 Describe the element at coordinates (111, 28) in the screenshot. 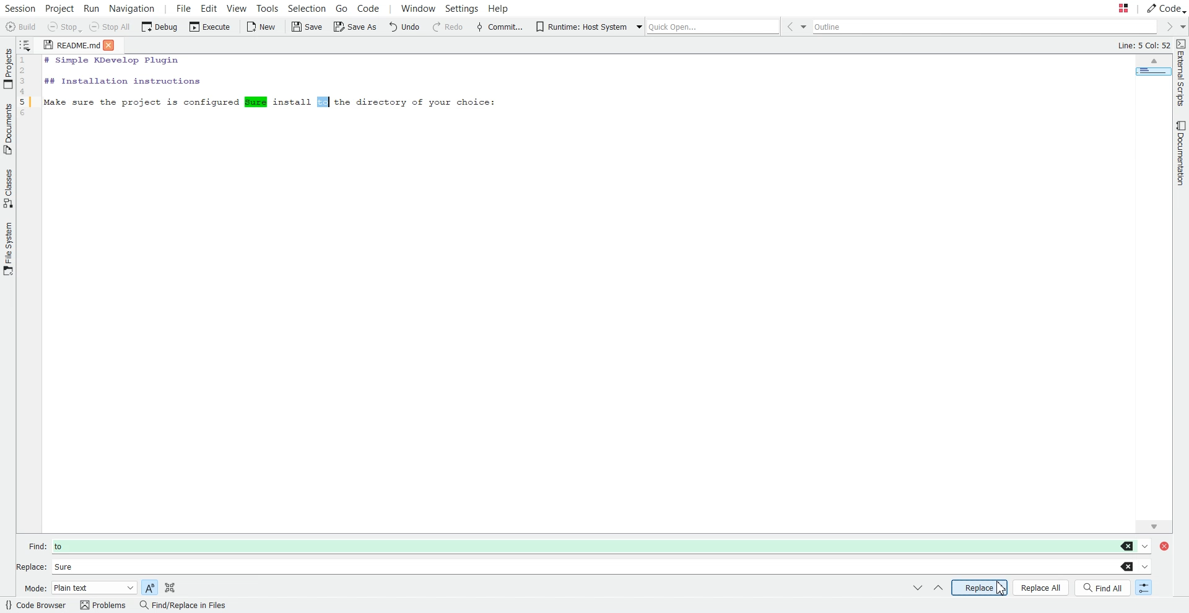

I see `Stop All` at that location.